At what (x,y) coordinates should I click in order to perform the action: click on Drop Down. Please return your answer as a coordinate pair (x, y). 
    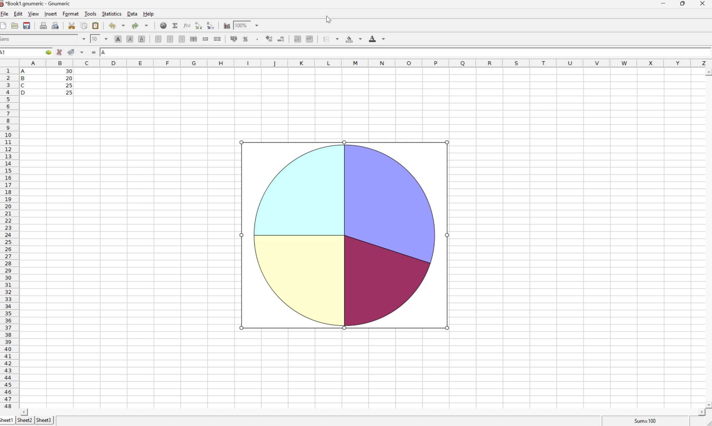
    Looking at the image, I should click on (259, 25).